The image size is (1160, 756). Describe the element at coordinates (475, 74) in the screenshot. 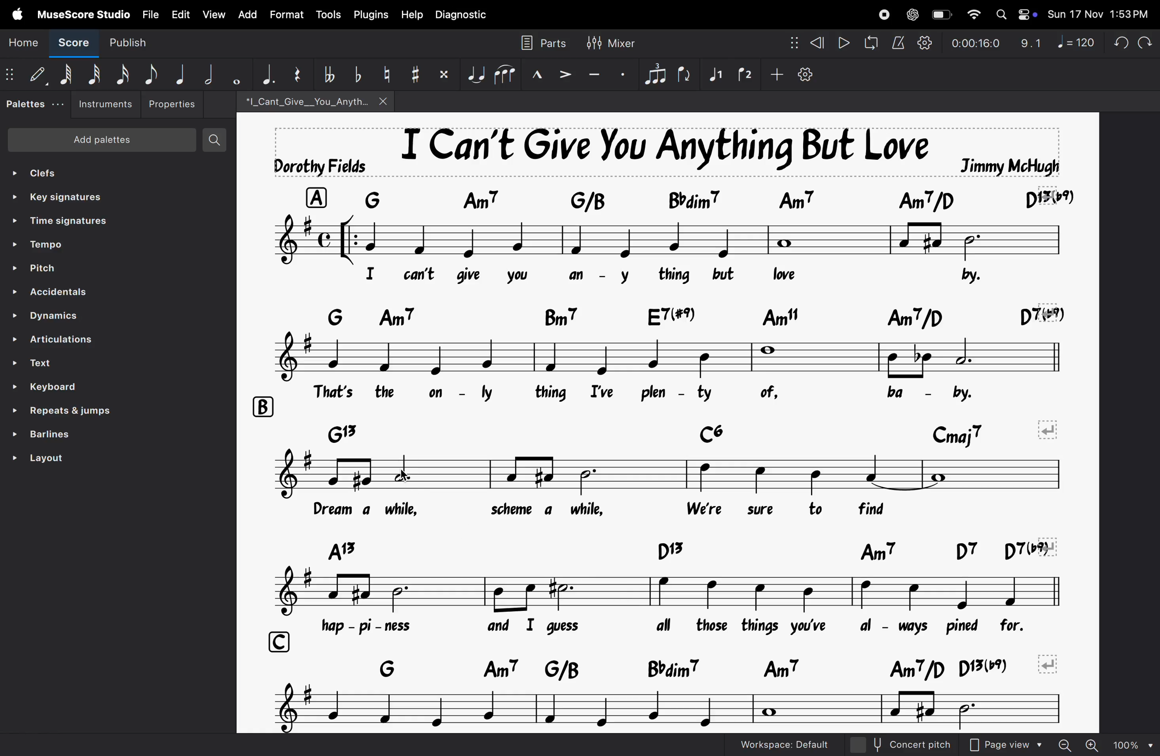

I see `tie` at that location.